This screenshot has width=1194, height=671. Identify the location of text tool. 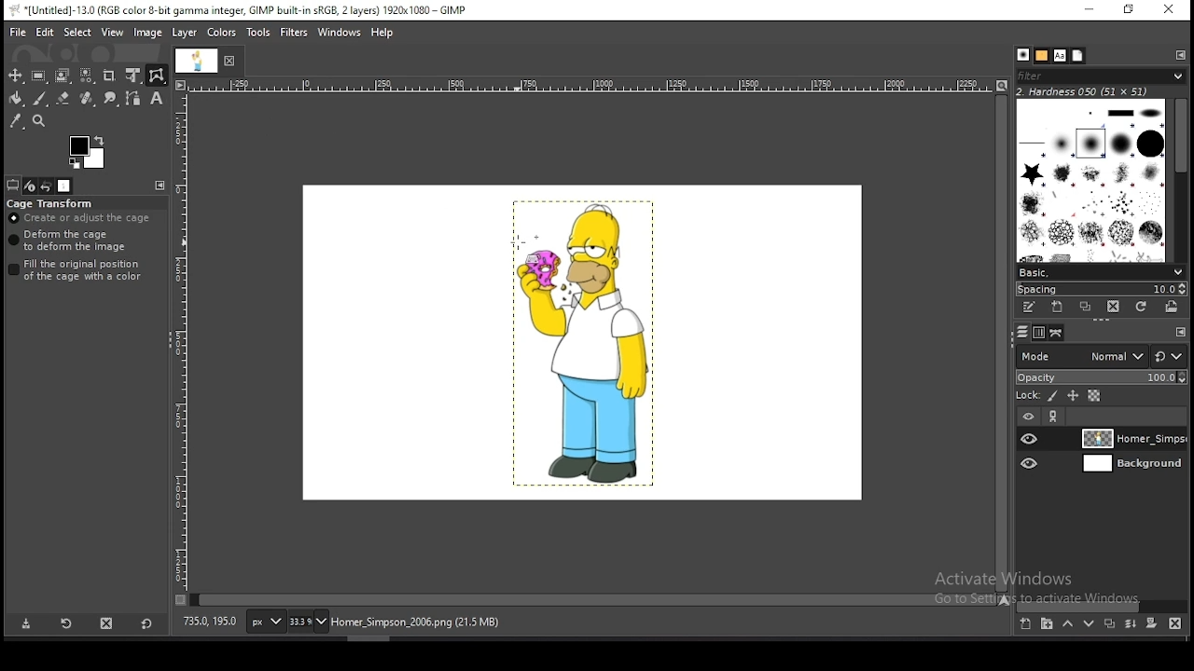
(156, 99).